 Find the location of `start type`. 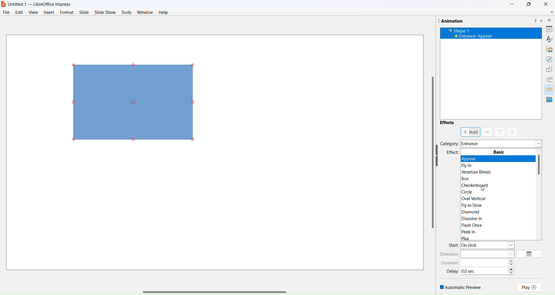

start type is located at coordinates (489, 245).